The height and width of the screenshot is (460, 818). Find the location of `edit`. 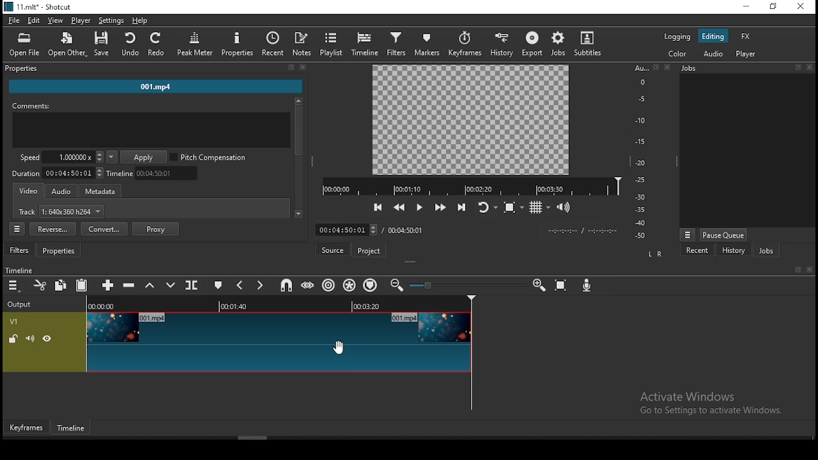

edit is located at coordinates (35, 20).